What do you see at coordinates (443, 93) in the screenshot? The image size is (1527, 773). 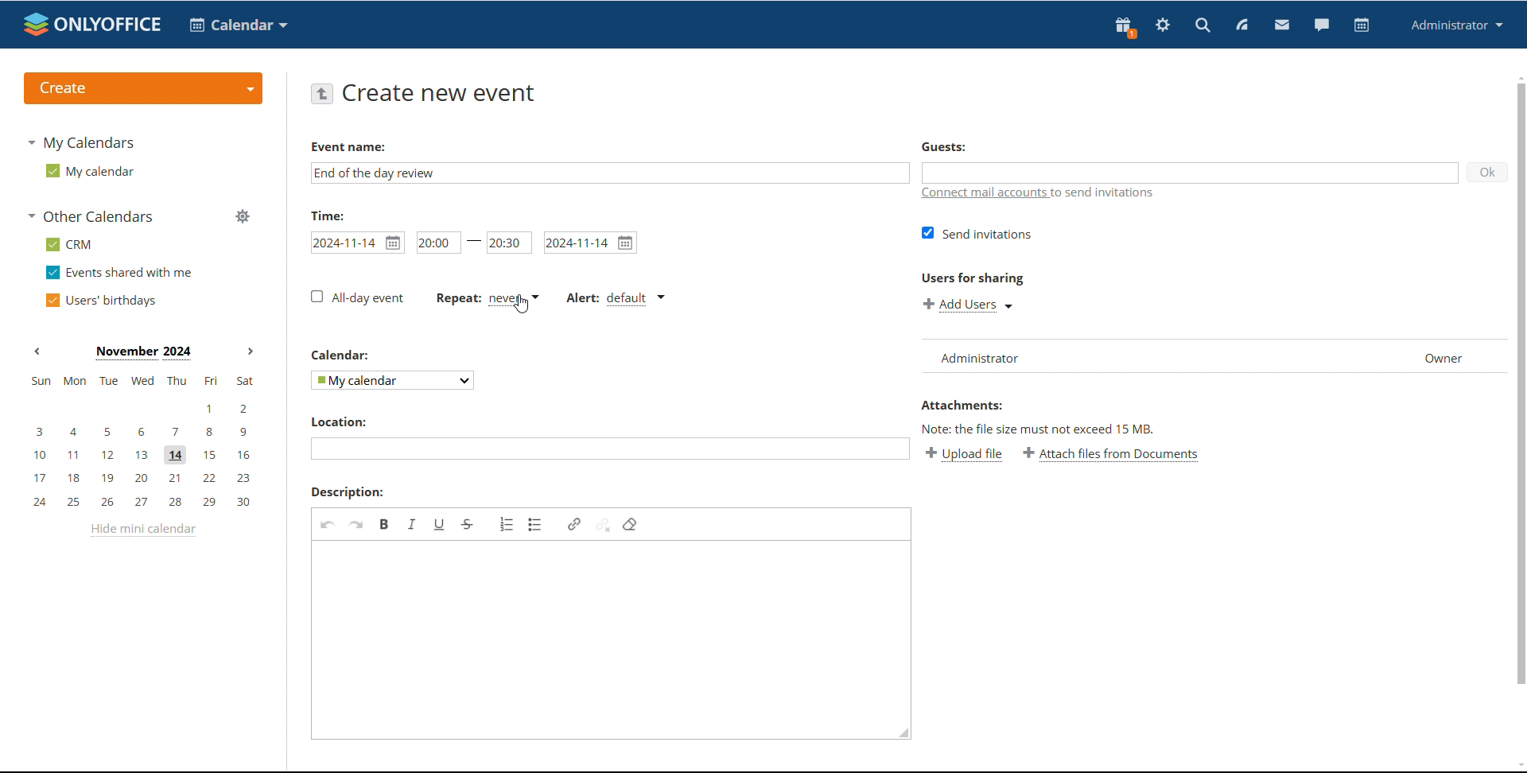 I see `create new event` at bounding box center [443, 93].